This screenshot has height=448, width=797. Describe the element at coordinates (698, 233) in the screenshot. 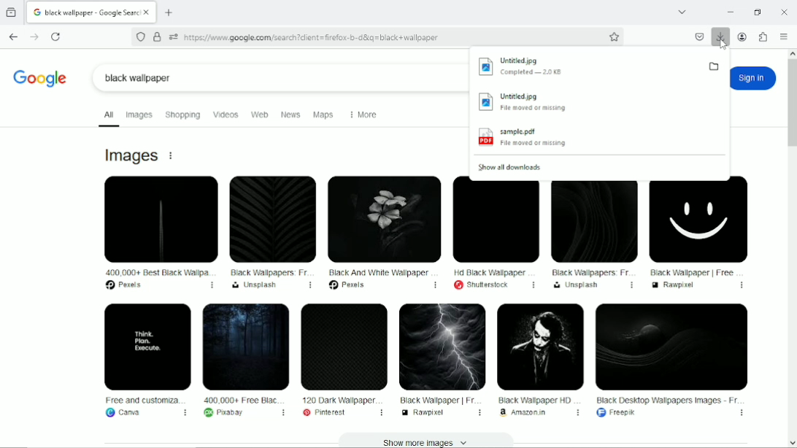

I see `Black Wallpaper | Free...` at that location.